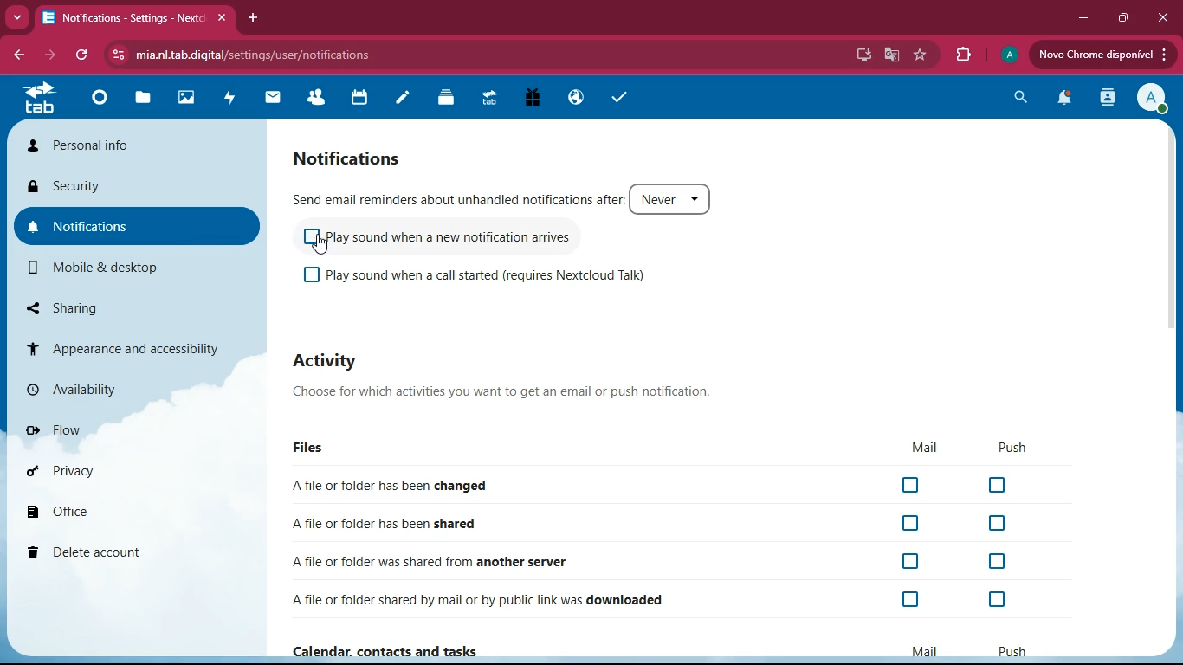 Image resolution: width=1183 pixels, height=665 pixels. Describe the element at coordinates (352, 363) in the screenshot. I see `activity` at that location.